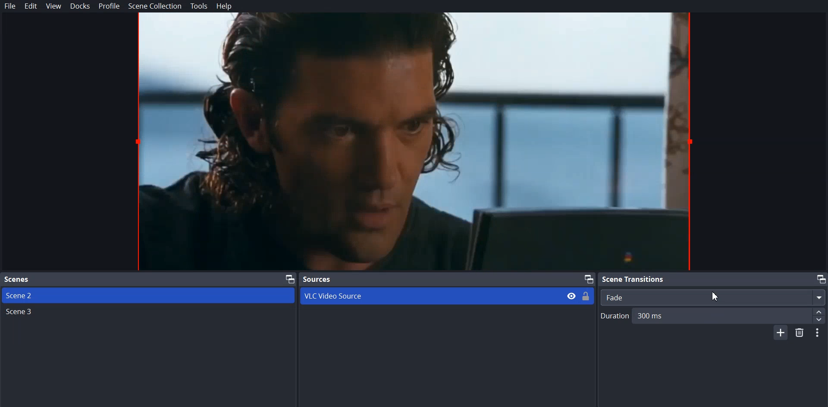 The width and height of the screenshot is (828, 407). What do you see at coordinates (446, 280) in the screenshot?
I see `Source` at bounding box center [446, 280].